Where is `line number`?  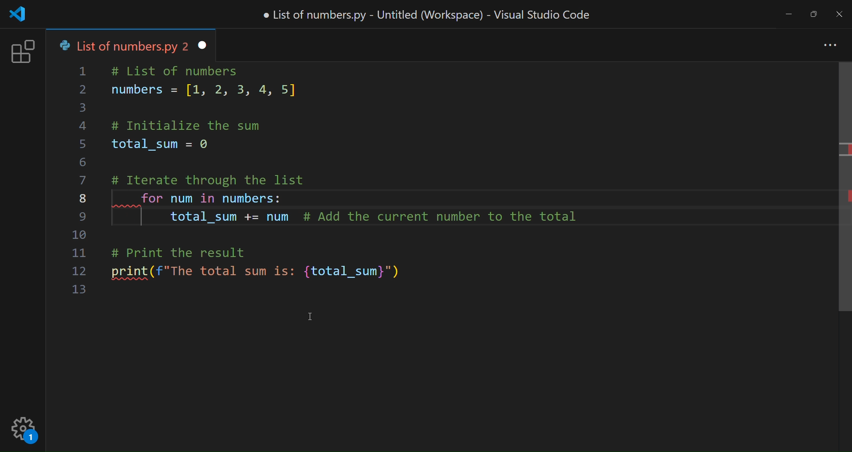 line number is located at coordinates (81, 184).